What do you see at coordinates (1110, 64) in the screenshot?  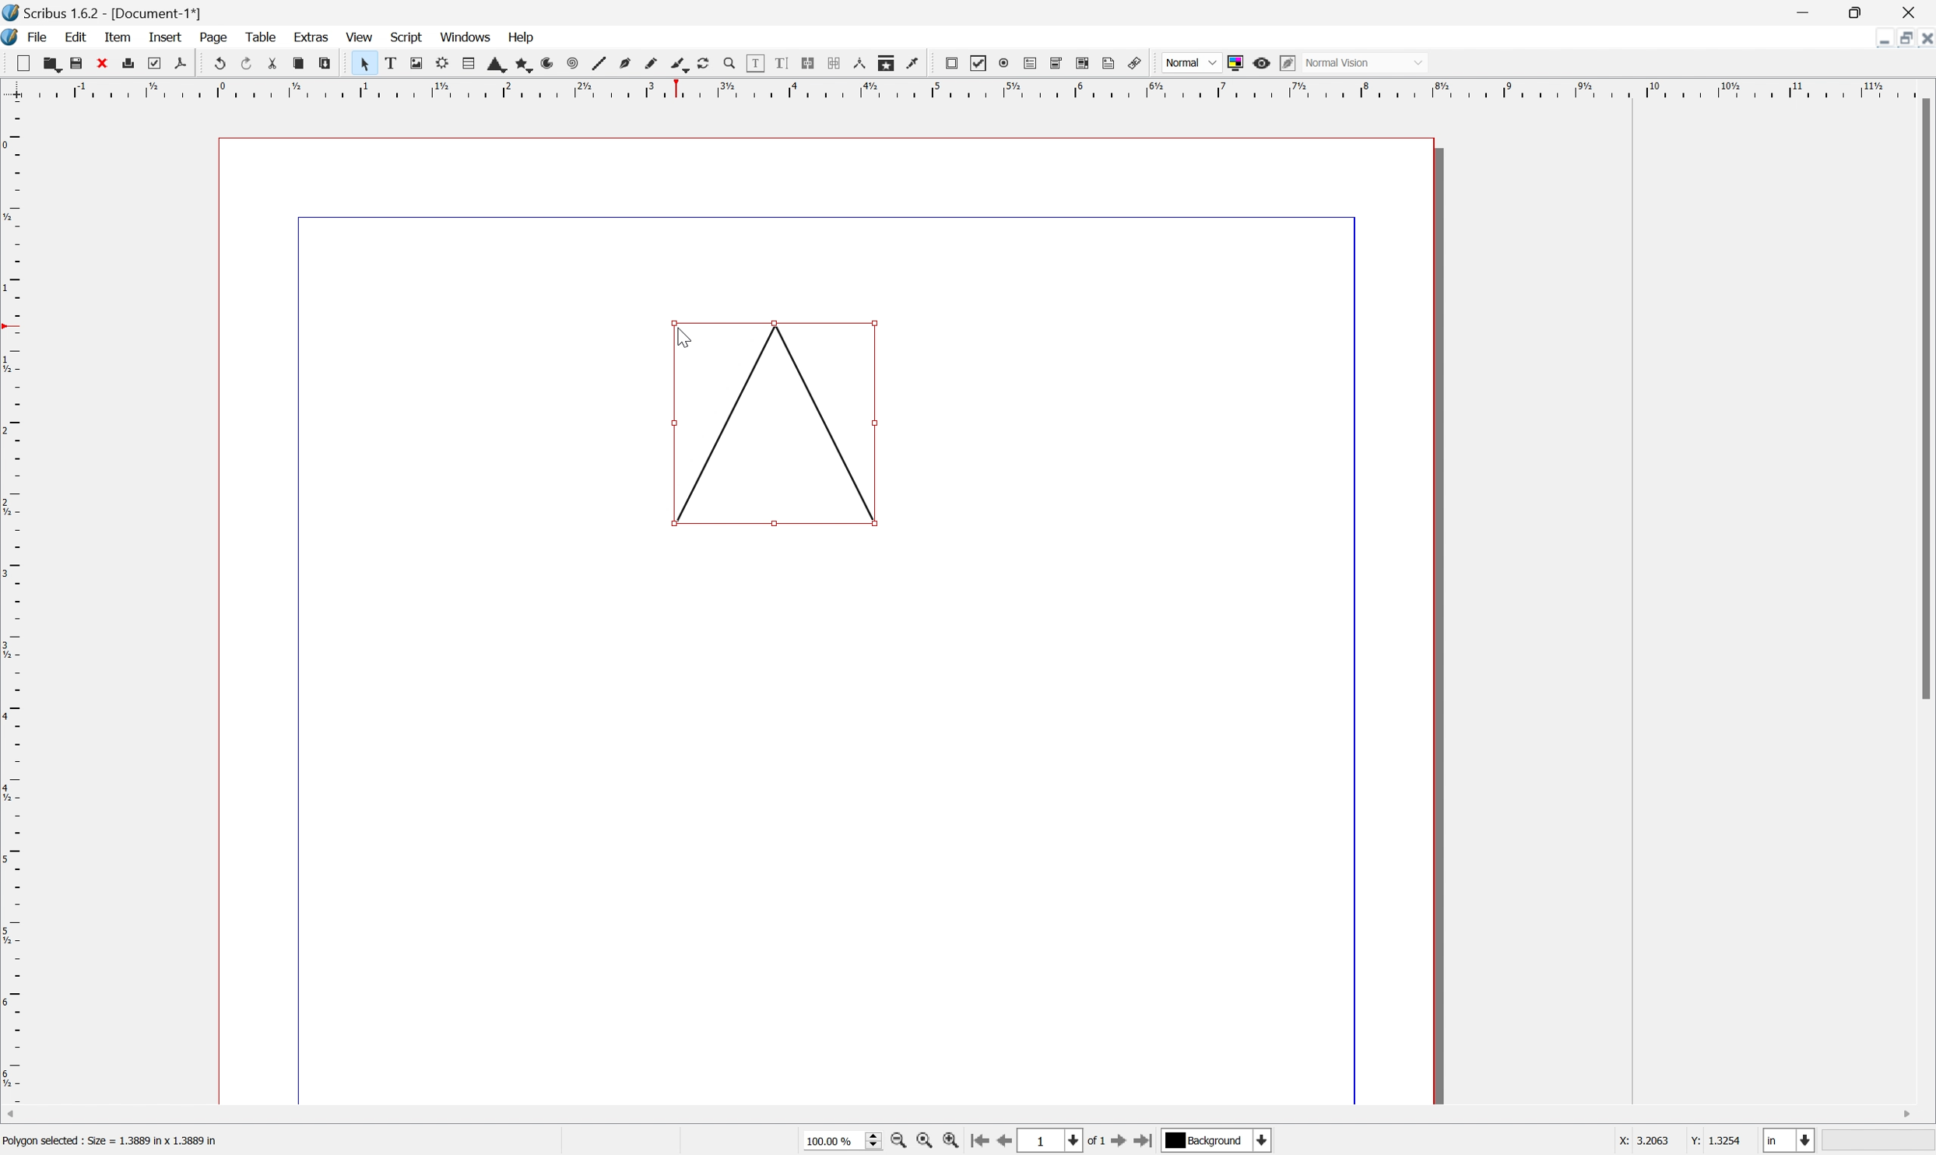 I see `Text annotation` at bounding box center [1110, 64].